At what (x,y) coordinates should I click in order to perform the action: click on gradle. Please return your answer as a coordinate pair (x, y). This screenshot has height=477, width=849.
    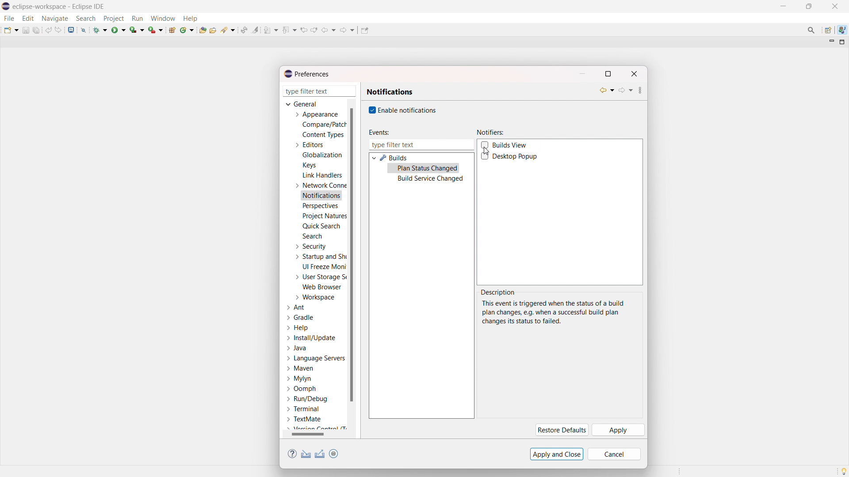
    Looking at the image, I should click on (301, 318).